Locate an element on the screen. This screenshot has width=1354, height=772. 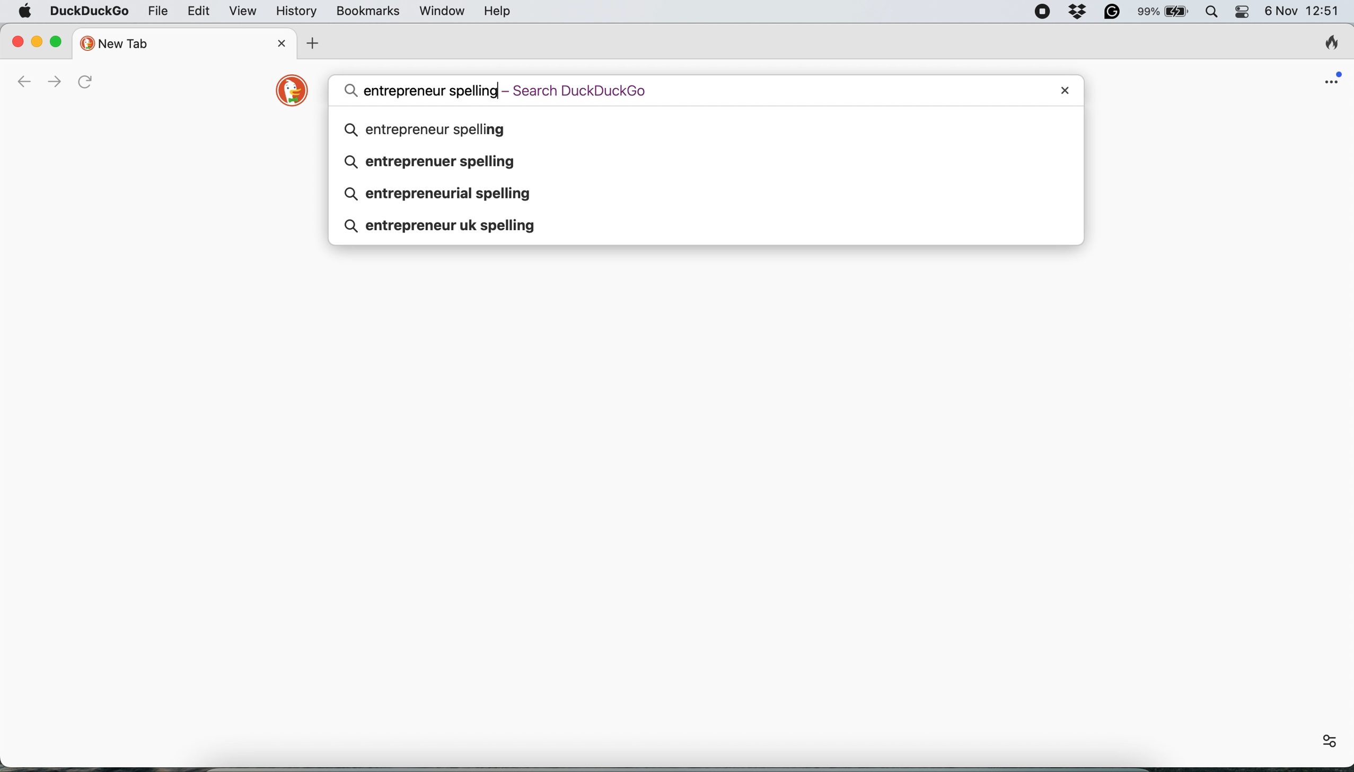
grammarly is located at coordinates (1111, 12).